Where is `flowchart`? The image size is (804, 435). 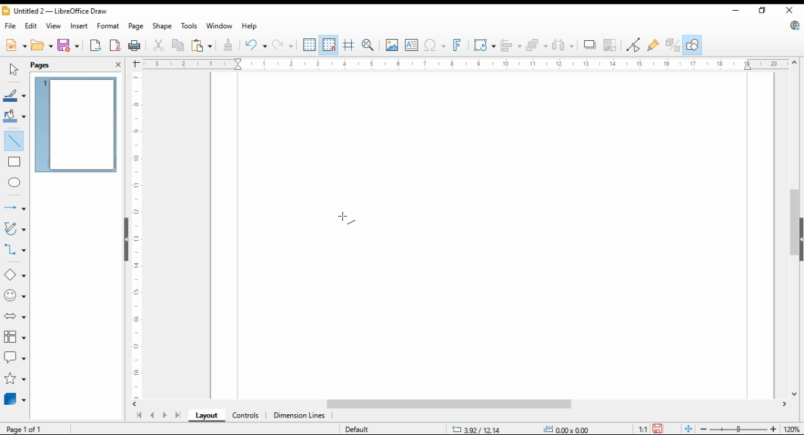
flowchart is located at coordinates (16, 337).